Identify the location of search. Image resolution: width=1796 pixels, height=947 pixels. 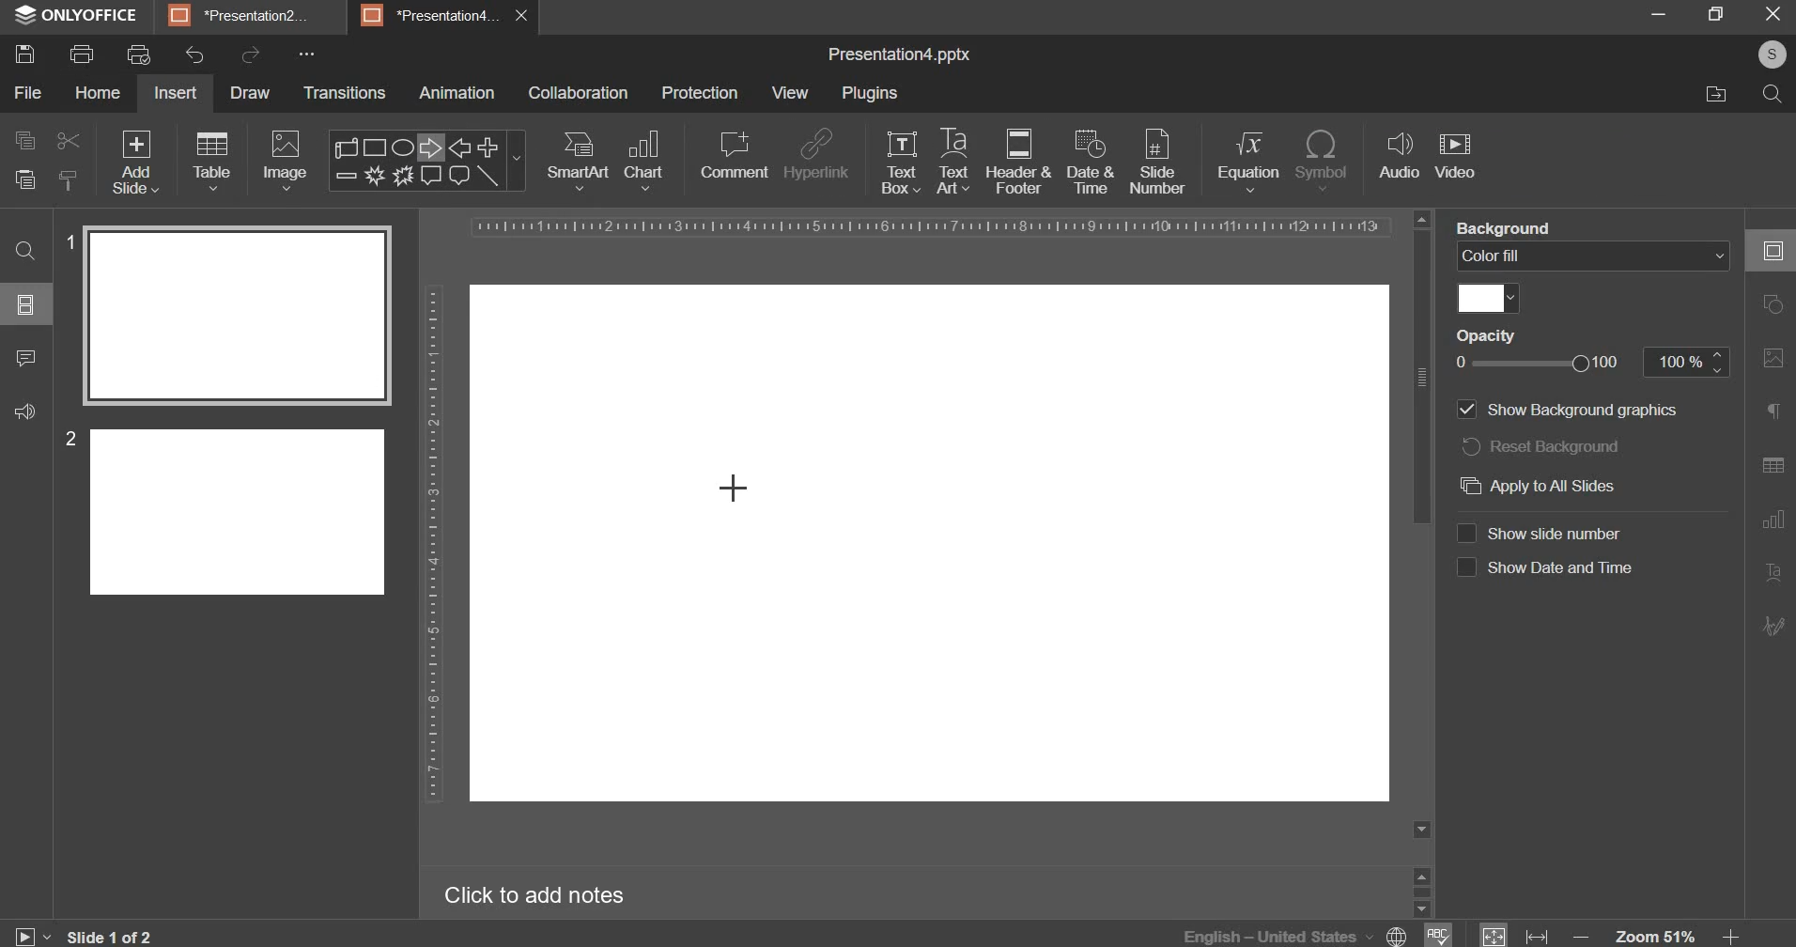
(1767, 92).